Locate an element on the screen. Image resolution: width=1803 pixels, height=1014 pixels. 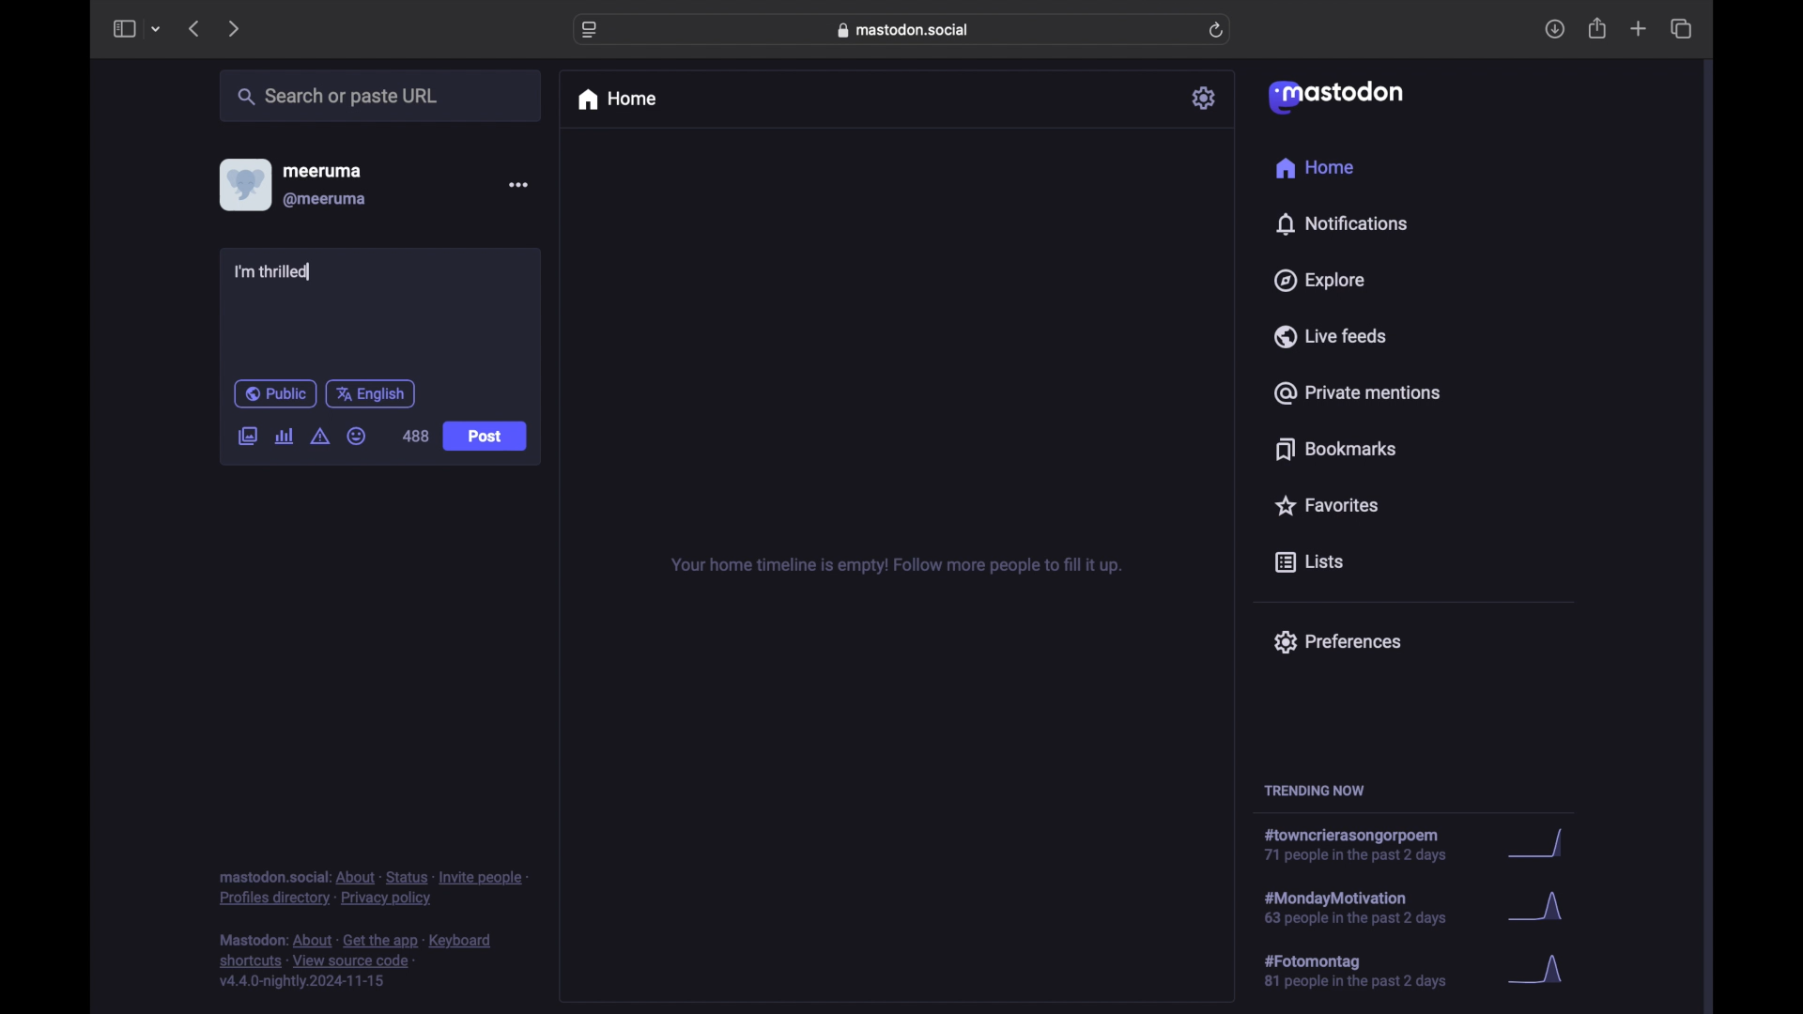
share is located at coordinates (1598, 28).